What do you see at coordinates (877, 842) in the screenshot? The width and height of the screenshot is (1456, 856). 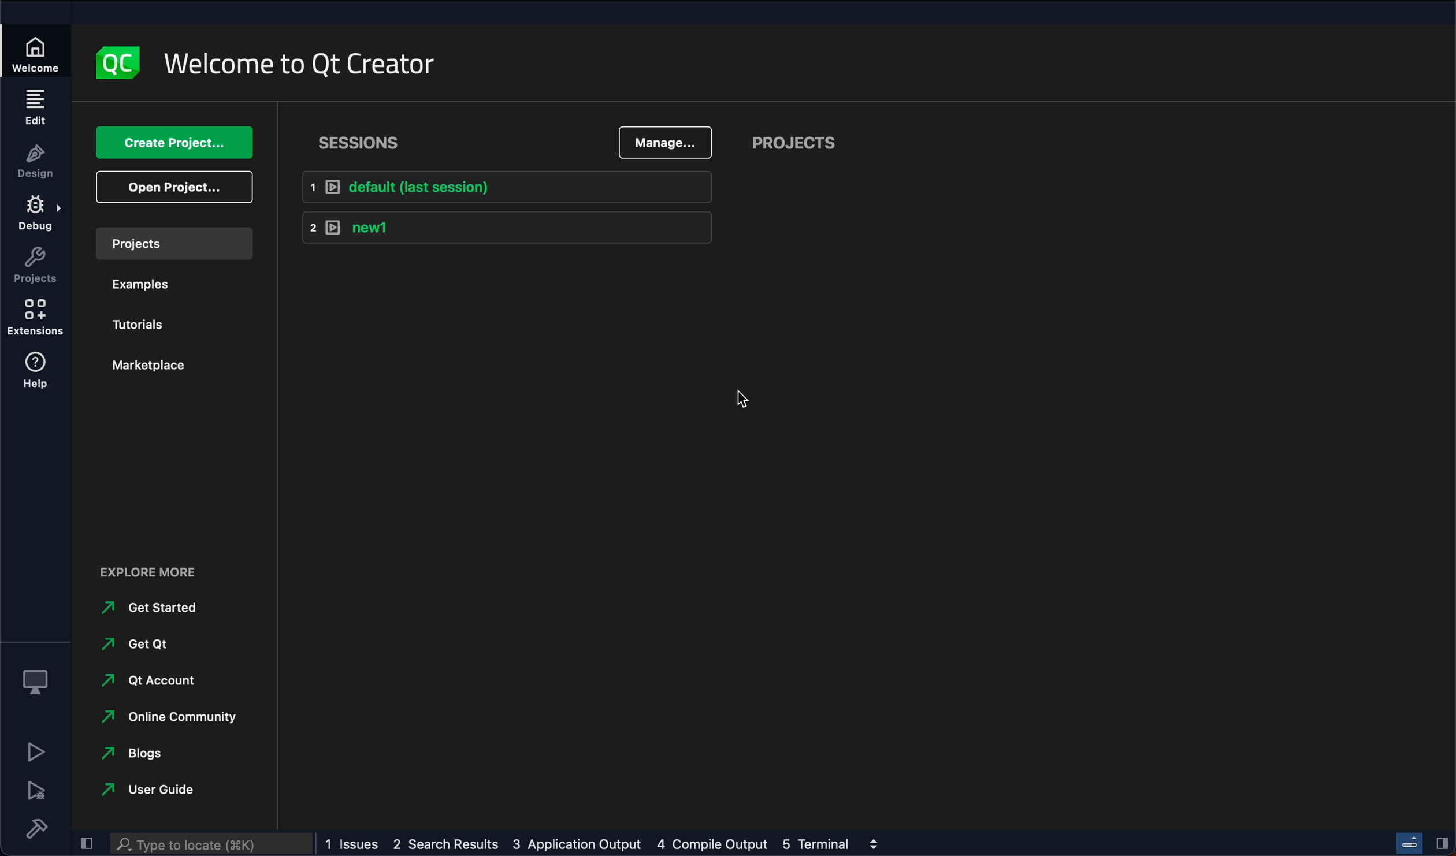 I see `view output` at bounding box center [877, 842].